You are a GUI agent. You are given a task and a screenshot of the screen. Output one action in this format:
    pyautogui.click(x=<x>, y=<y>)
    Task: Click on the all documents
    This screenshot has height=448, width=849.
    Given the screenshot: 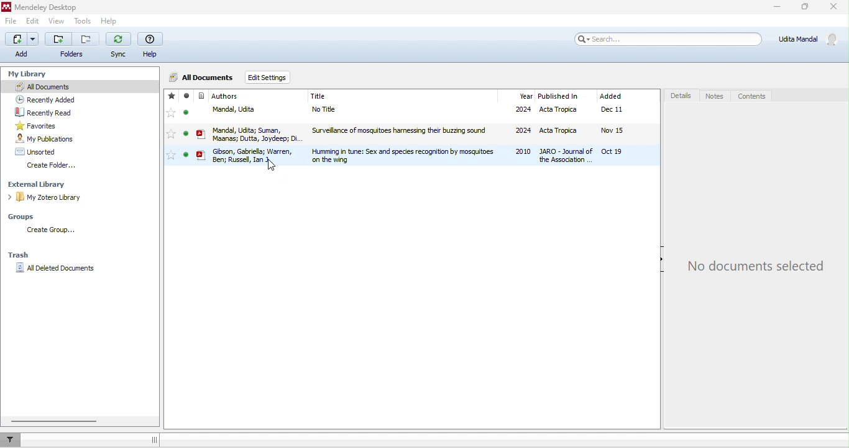 What is the action you would take?
    pyautogui.click(x=200, y=78)
    